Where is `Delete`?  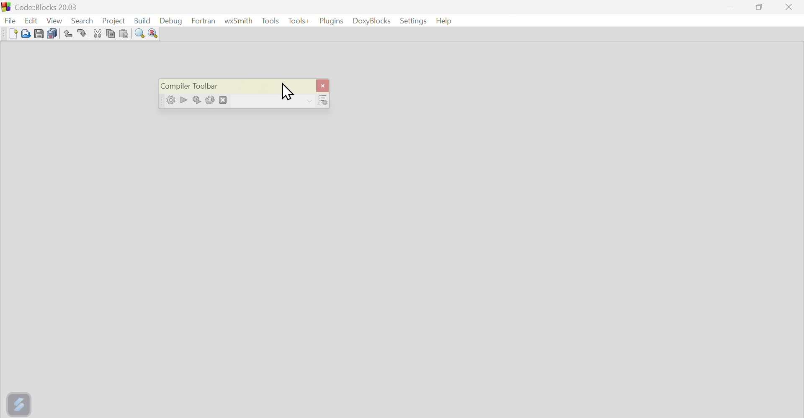 Delete is located at coordinates (225, 98).